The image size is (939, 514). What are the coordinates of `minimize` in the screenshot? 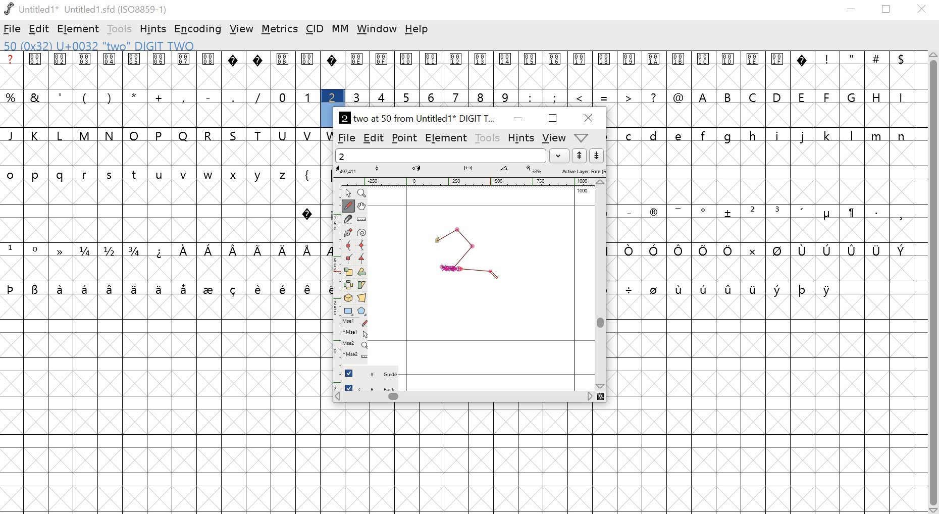 It's located at (518, 117).